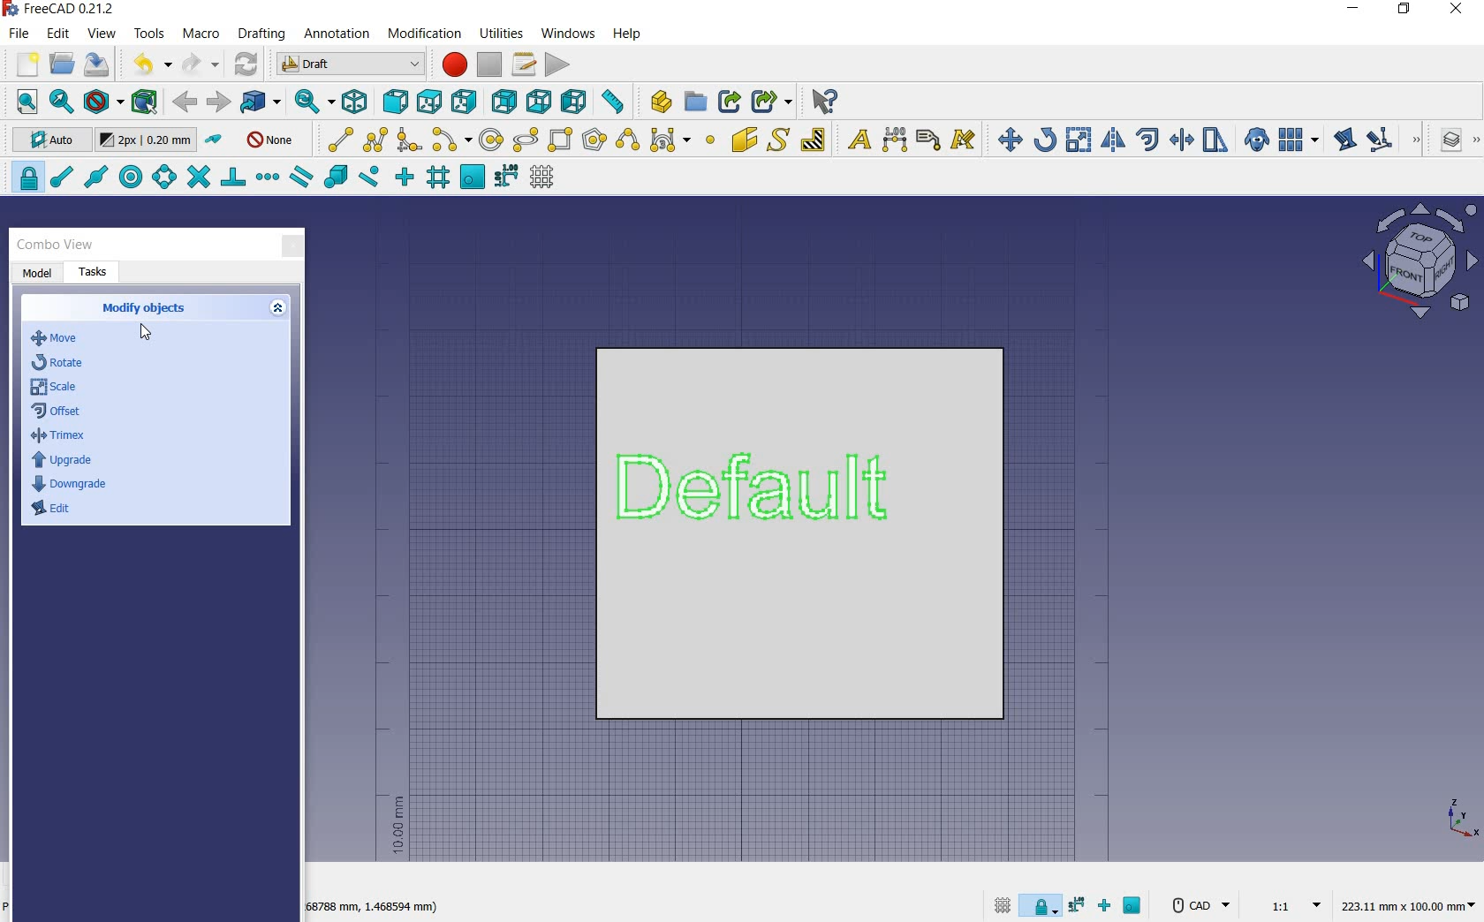 This screenshot has height=922, width=1484. What do you see at coordinates (60, 178) in the screenshot?
I see `snap endpoint` at bounding box center [60, 178].